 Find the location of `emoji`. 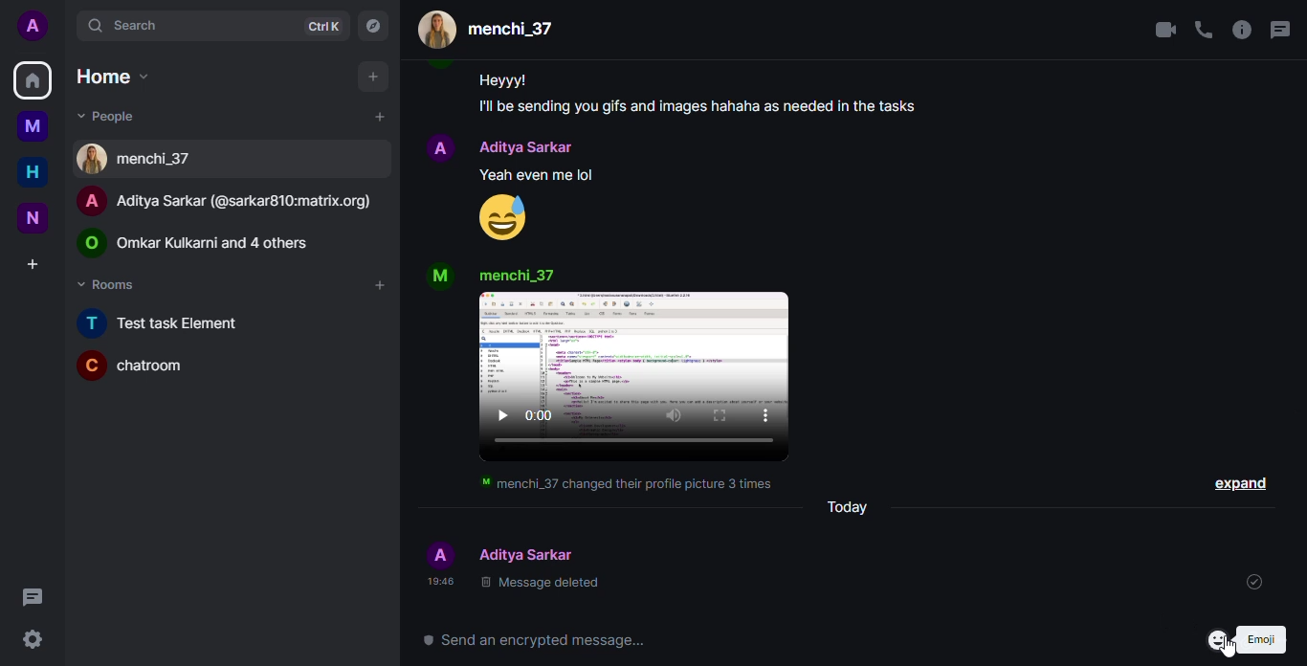

emoji is located at coordinates (1261, 640).